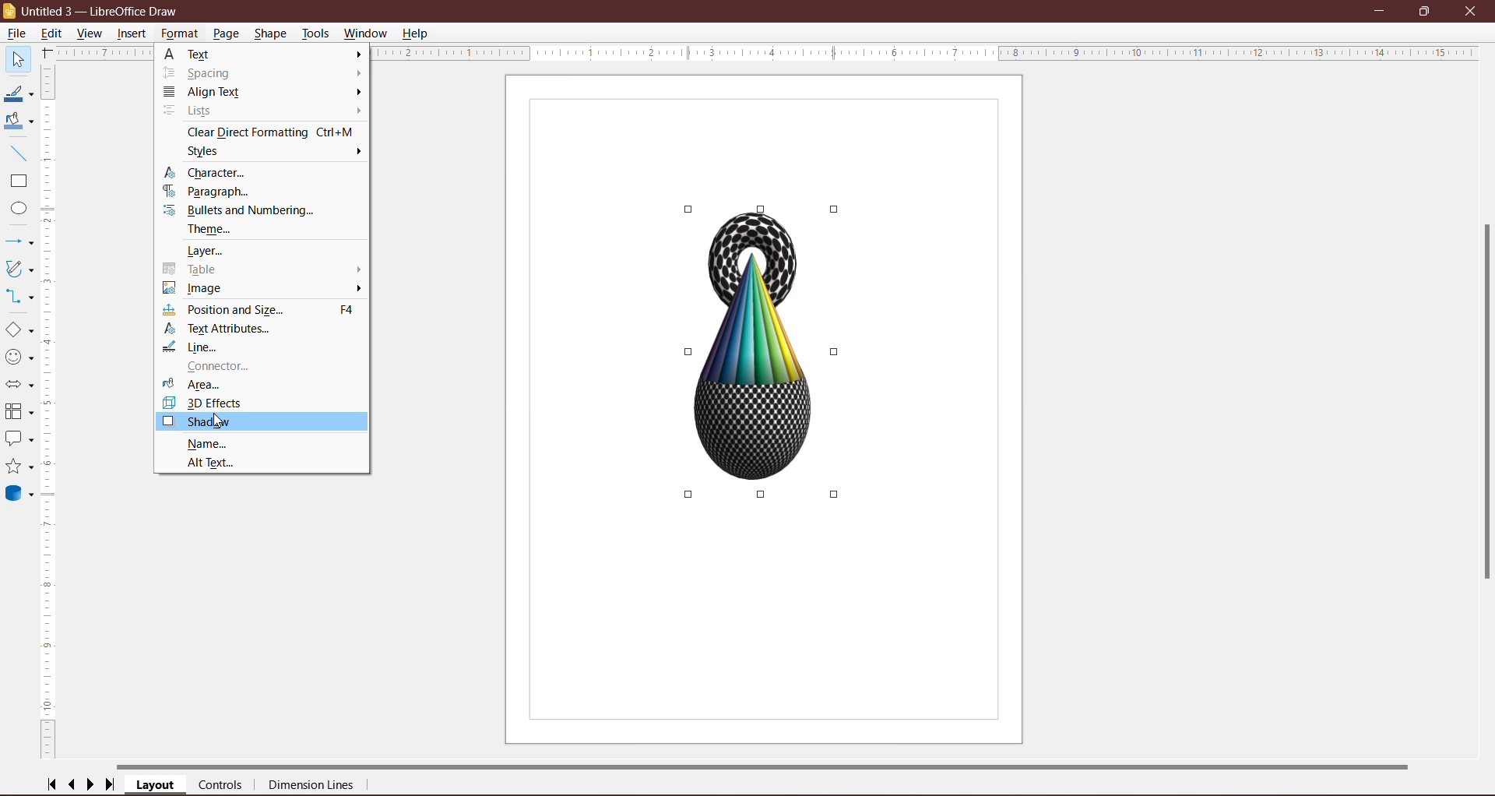  I want to click on Connector, so click(212, 367).